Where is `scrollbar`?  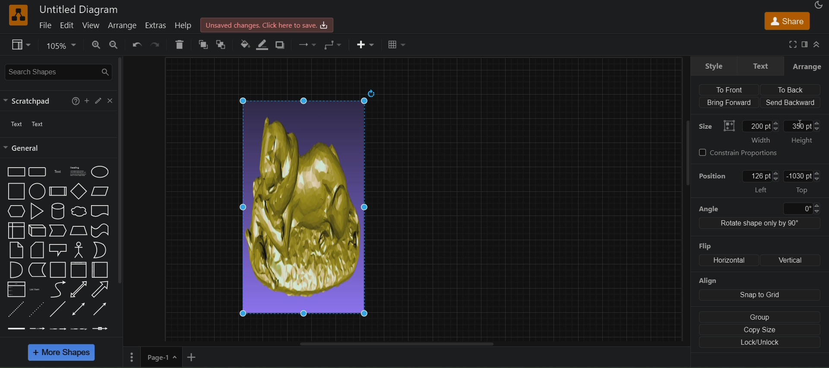
scrollbar is located at coordinates (685, 153).